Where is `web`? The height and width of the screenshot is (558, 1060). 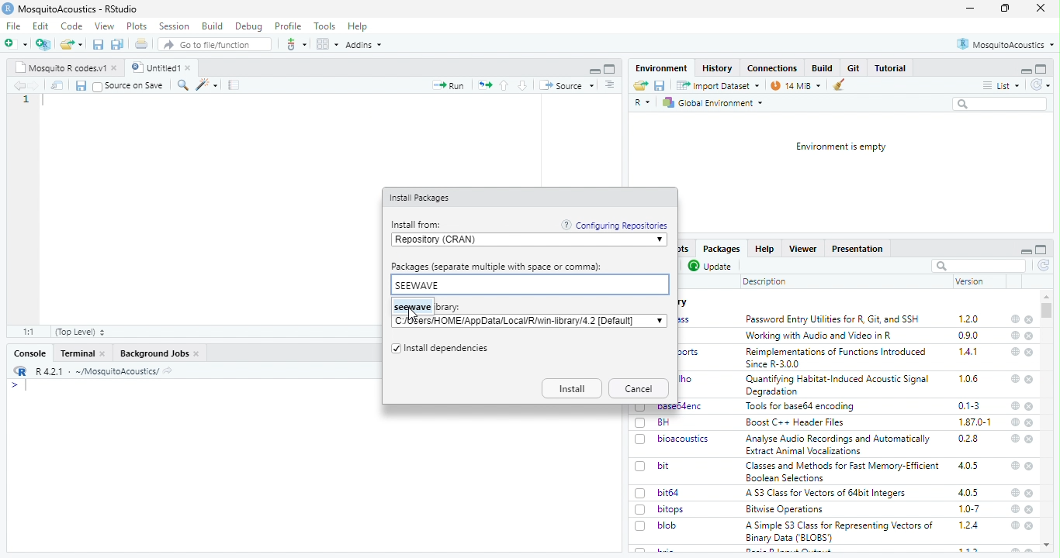
web is located at coordinates (1017, 509).